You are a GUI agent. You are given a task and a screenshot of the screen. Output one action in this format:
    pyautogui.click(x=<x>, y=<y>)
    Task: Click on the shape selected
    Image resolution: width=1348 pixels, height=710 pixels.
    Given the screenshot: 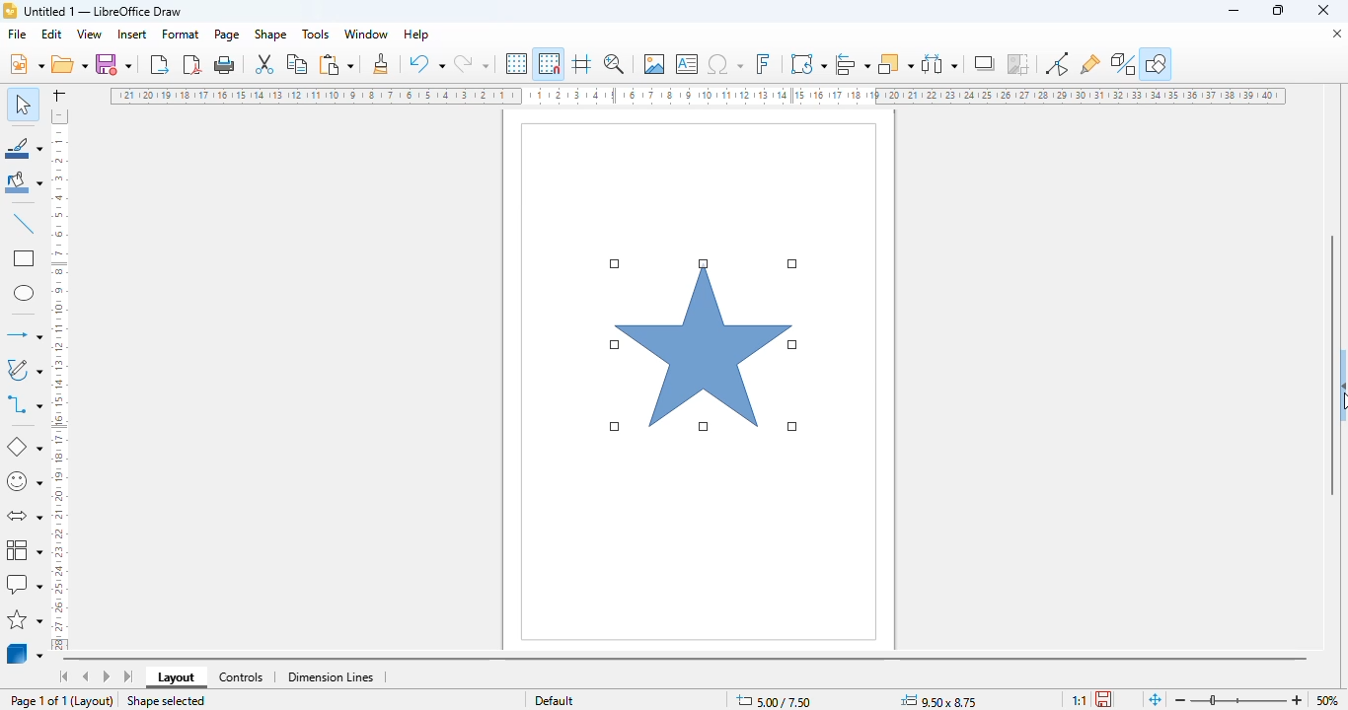 What is the action you would take?
    pyautogui.click(x=167, y=700)
    